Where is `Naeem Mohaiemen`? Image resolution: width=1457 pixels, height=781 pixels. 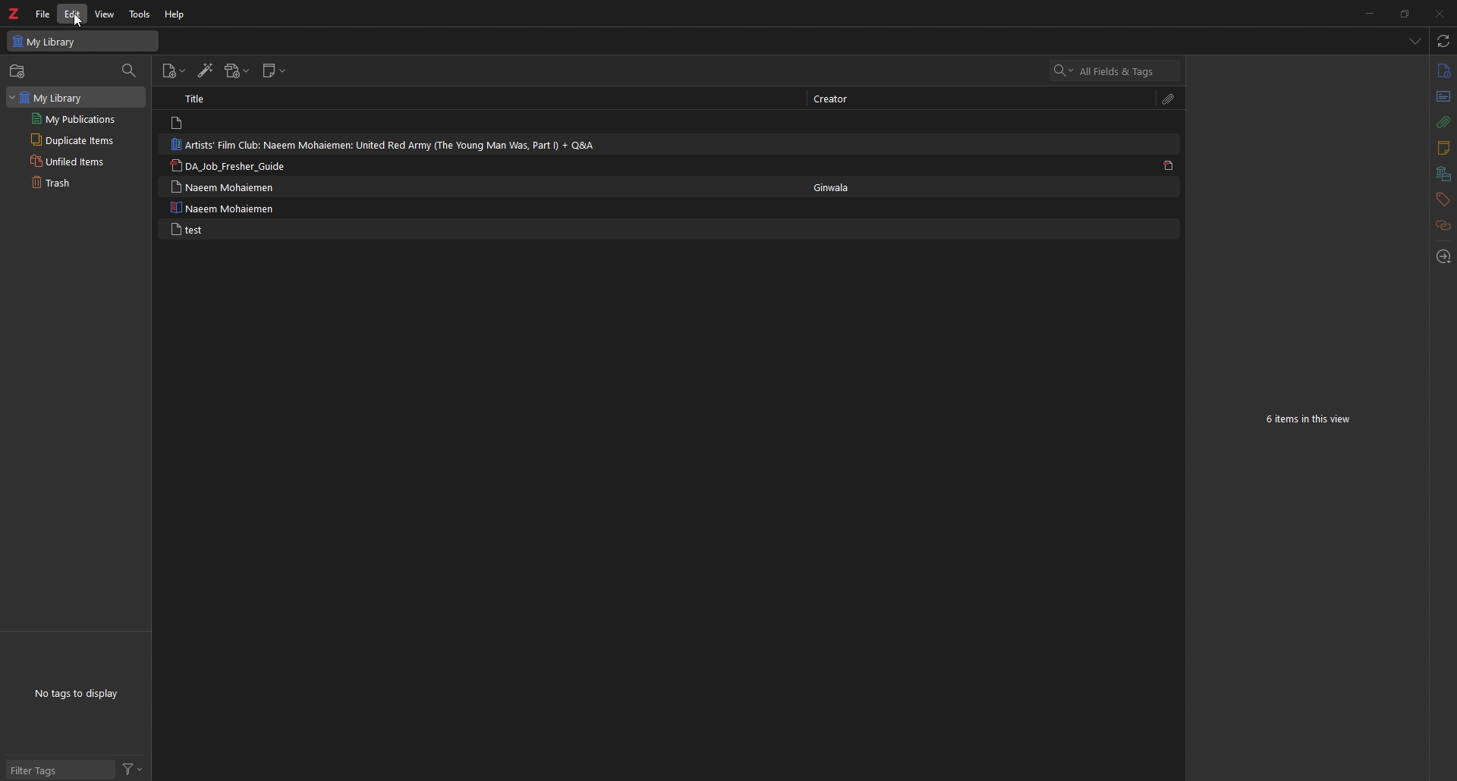
Naeem Mohaiemen is located at coordinates (225, 208).